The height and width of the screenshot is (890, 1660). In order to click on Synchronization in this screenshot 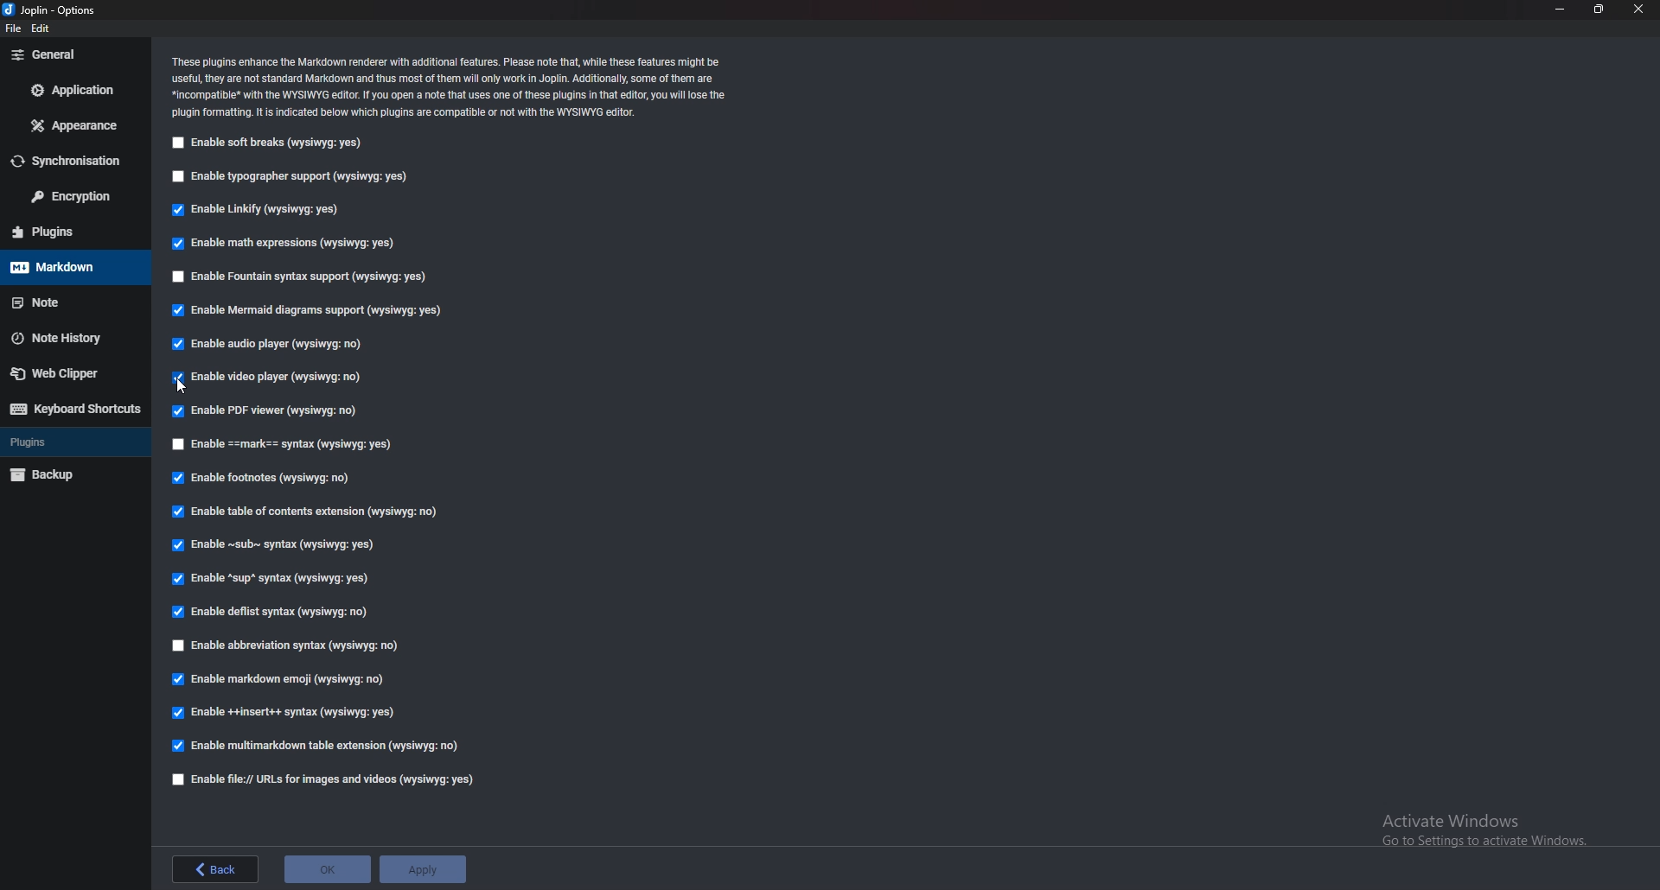, I will do `click(73, 162)`.